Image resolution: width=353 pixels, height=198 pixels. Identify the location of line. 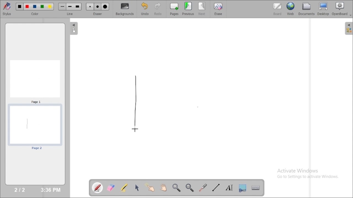
(71, 14).